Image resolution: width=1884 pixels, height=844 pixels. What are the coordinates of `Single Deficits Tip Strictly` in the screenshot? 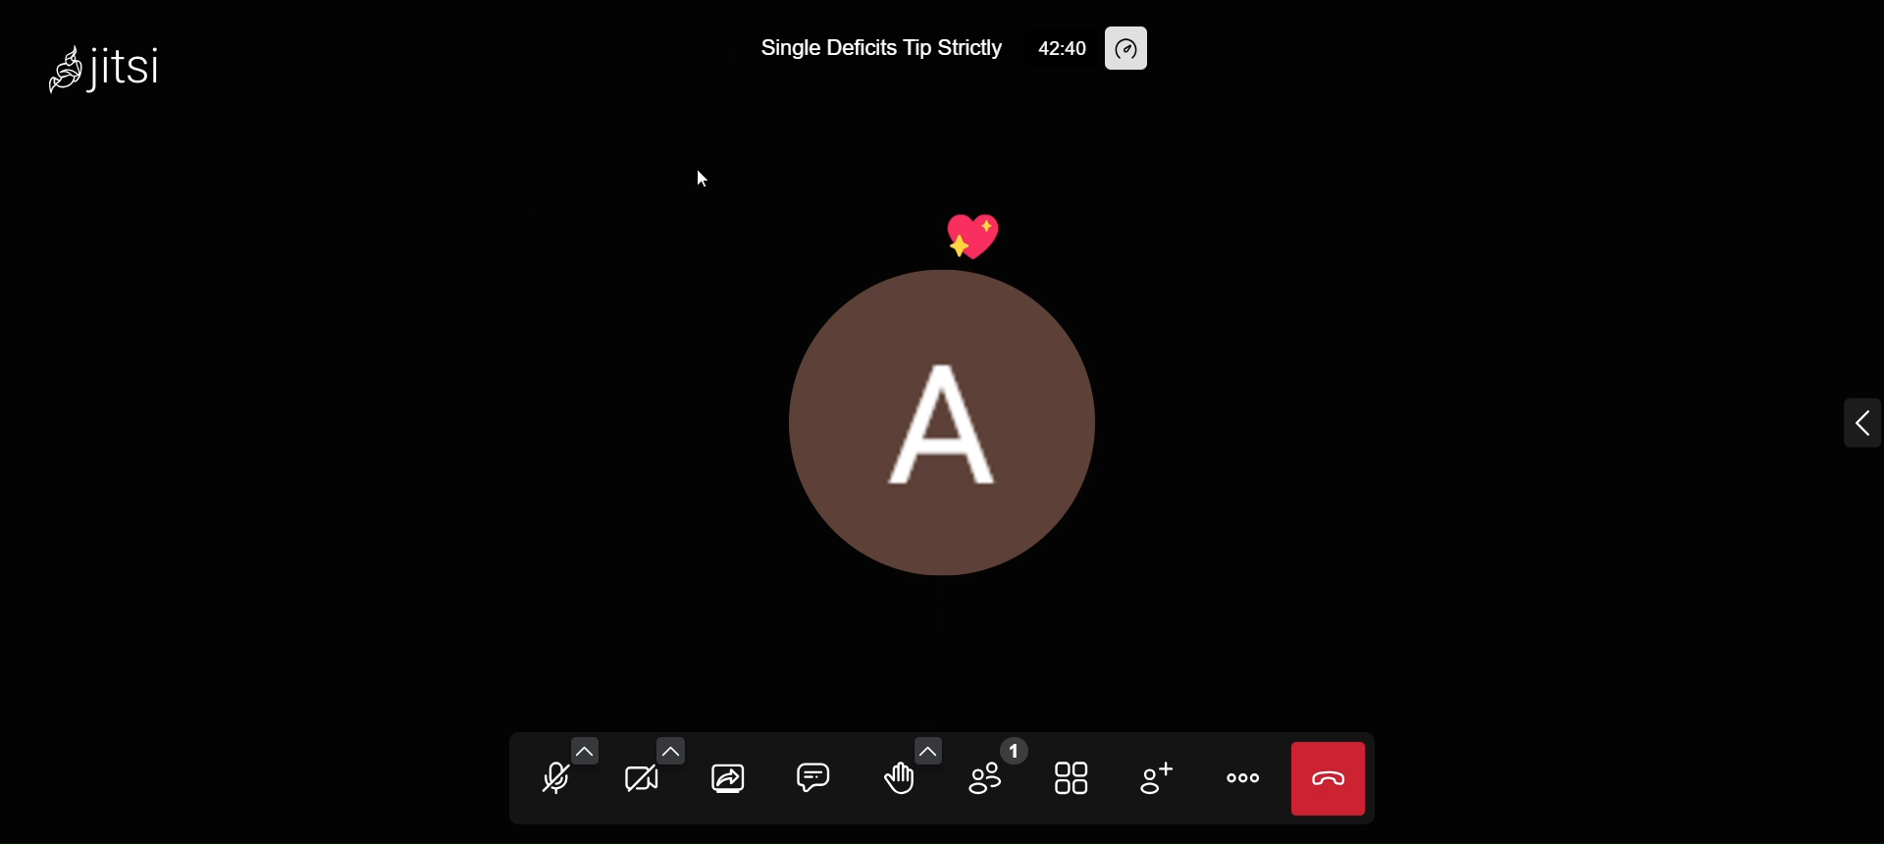 It's located at (877, 51).